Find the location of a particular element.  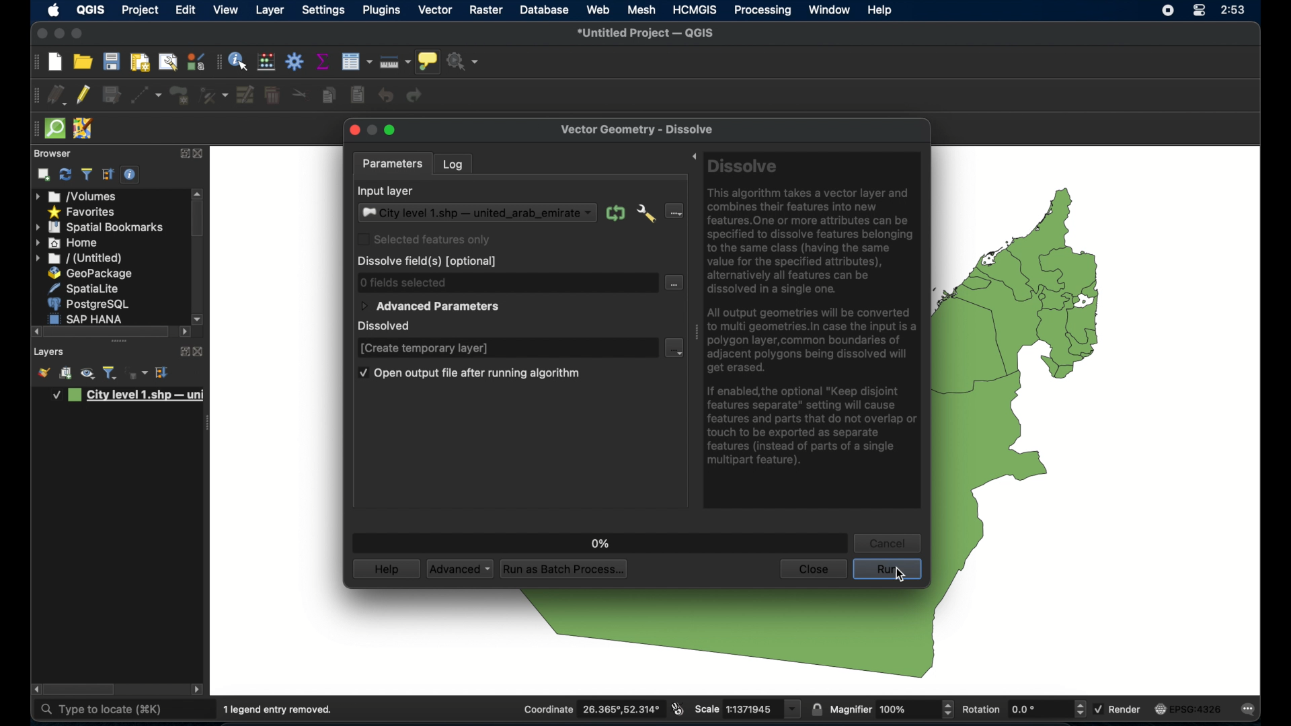

untitled folder is located at coordinates (81, 259).